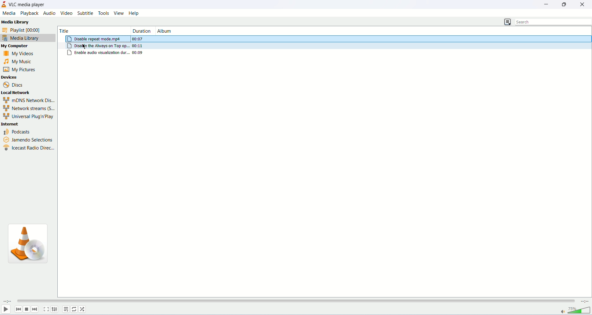 The width and height of the screenshot is (592, 315). I want to click on close, so click(584, 4).